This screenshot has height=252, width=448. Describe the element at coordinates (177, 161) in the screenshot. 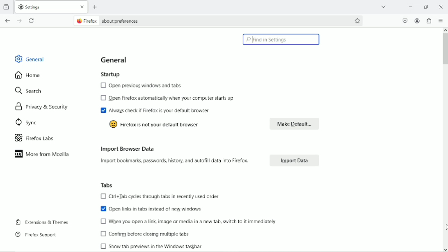

I see `Import bookmarks, passwords, history and autofill data into firefox ` at that location.